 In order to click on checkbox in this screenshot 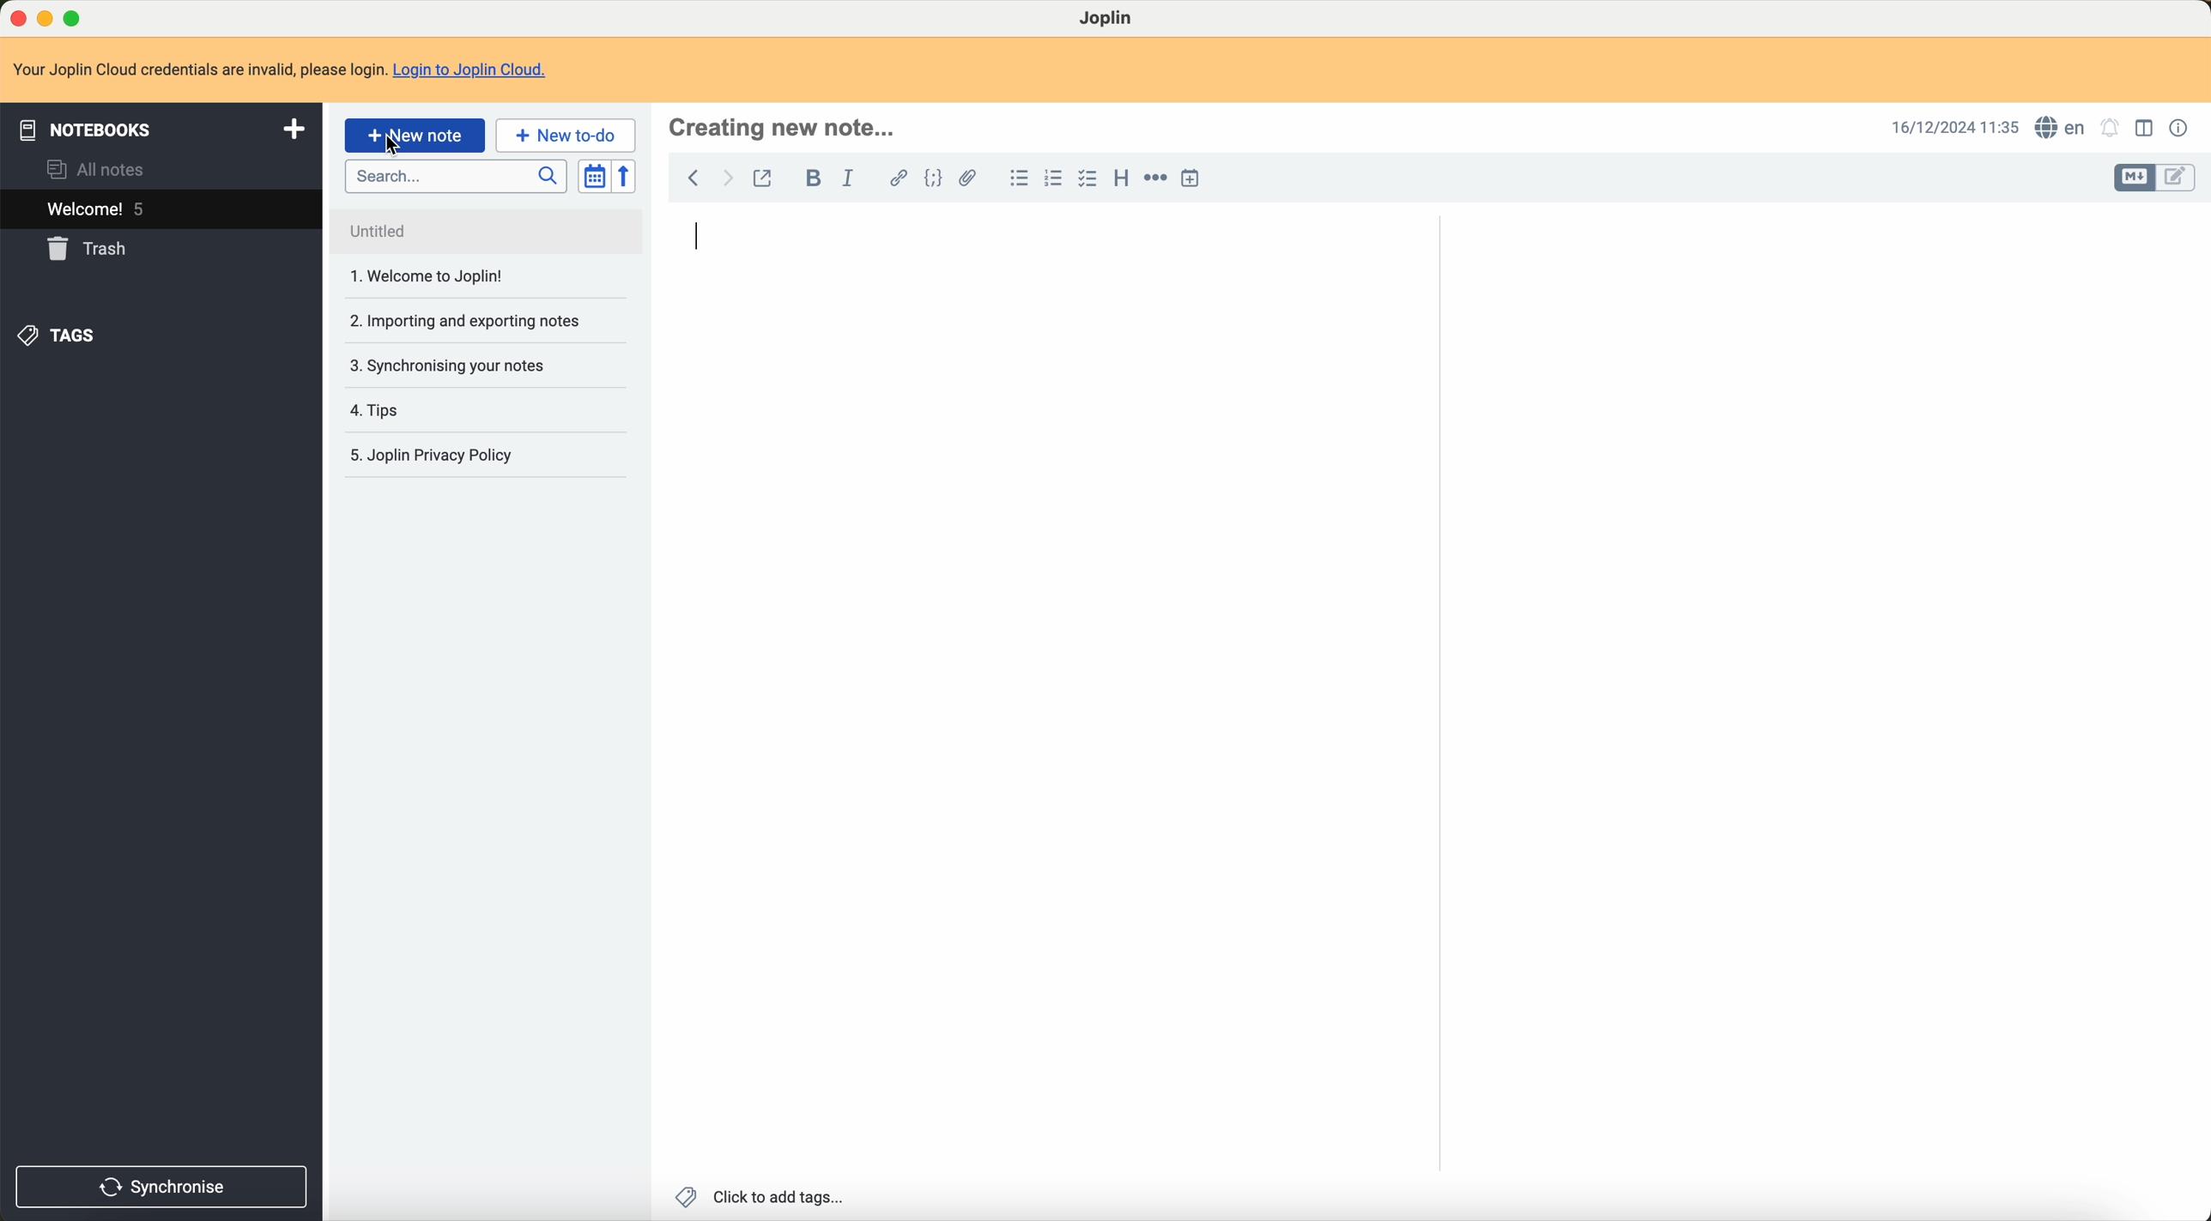, I will do `click(1087, 179)`.